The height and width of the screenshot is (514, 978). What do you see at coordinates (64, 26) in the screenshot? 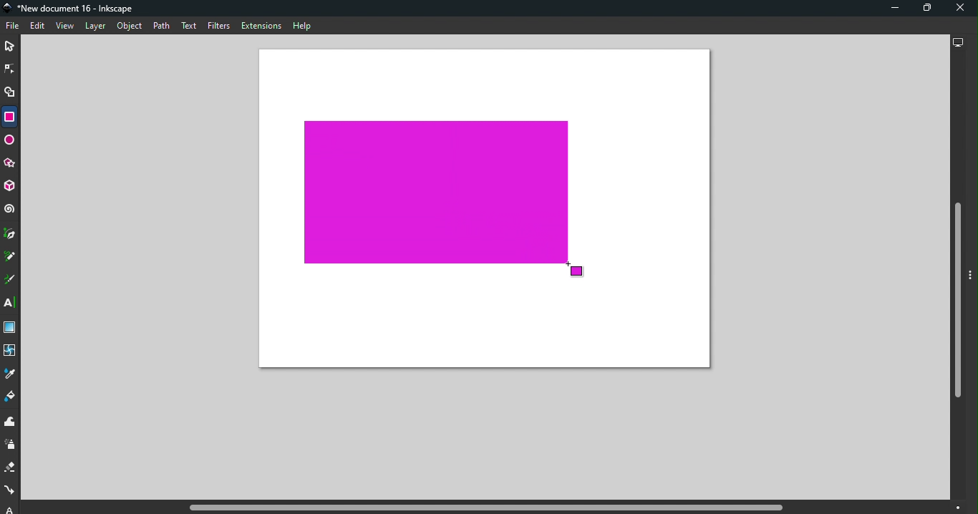
I see `View` at bounding box center [64, 26].